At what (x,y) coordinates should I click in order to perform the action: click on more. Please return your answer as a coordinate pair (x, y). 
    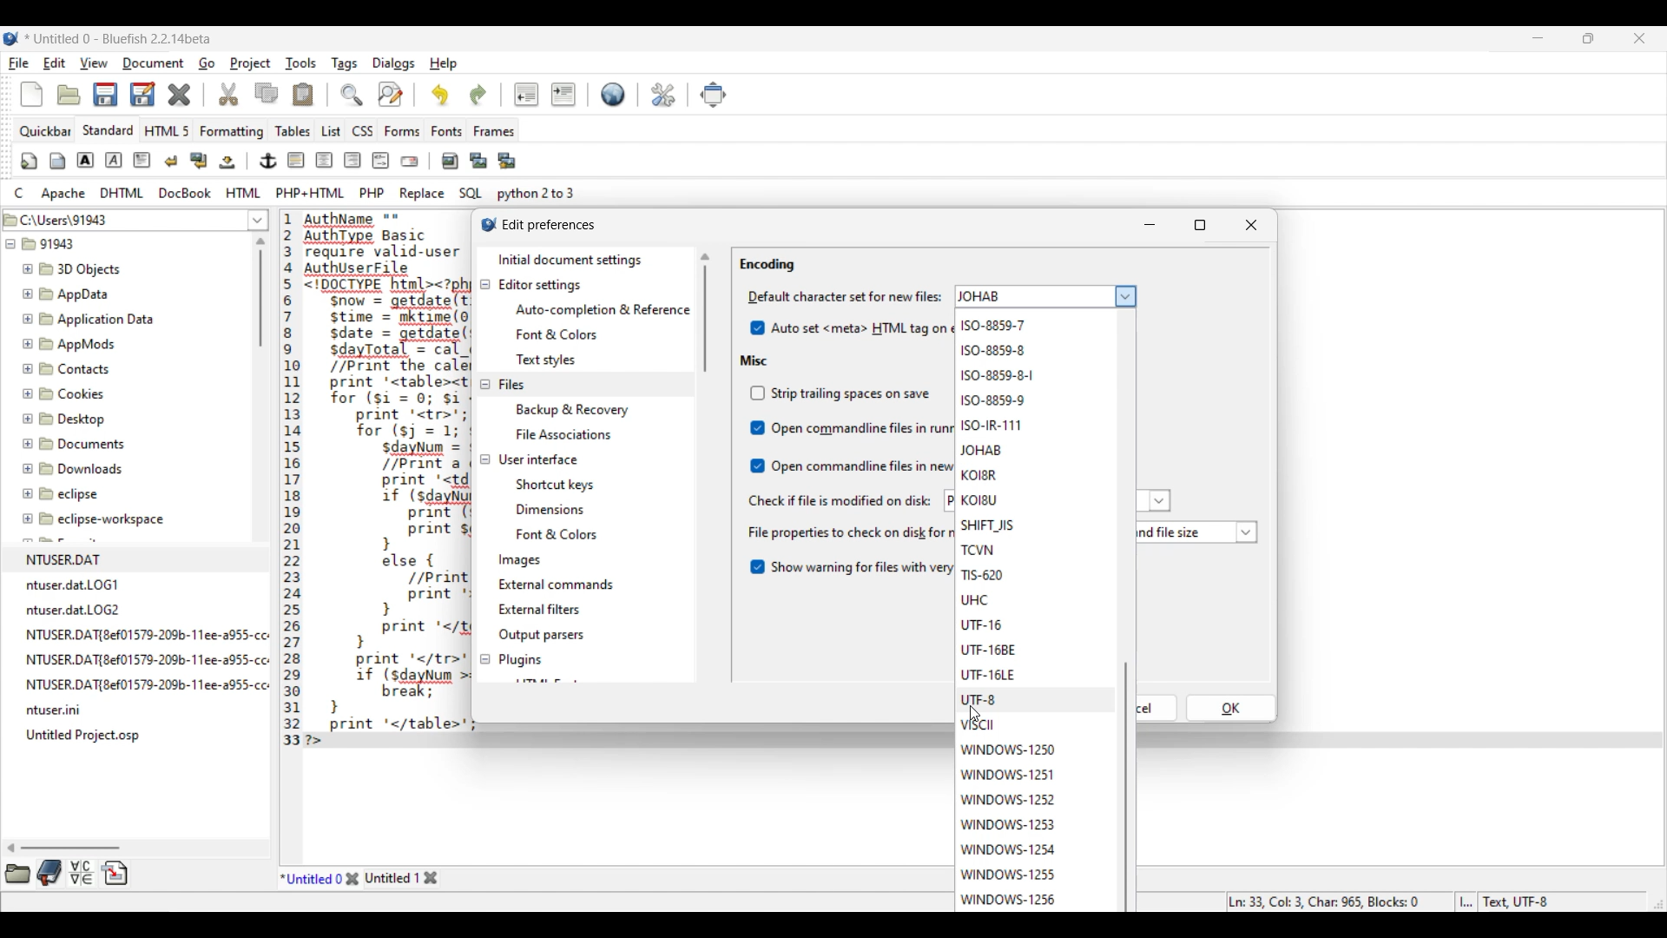
    Looking at the image, I should click on (1162, 499).